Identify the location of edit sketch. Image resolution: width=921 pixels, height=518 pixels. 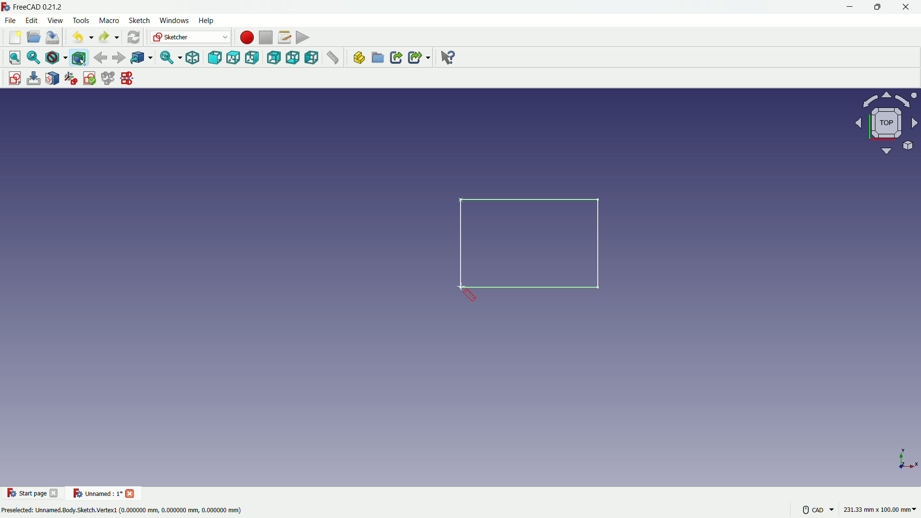
(33, 78).